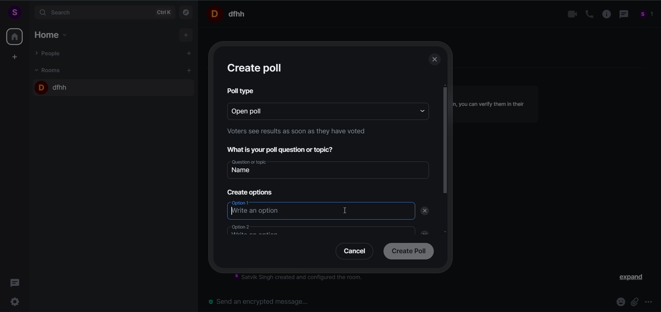  I want to click on thread, so click(622, 15).